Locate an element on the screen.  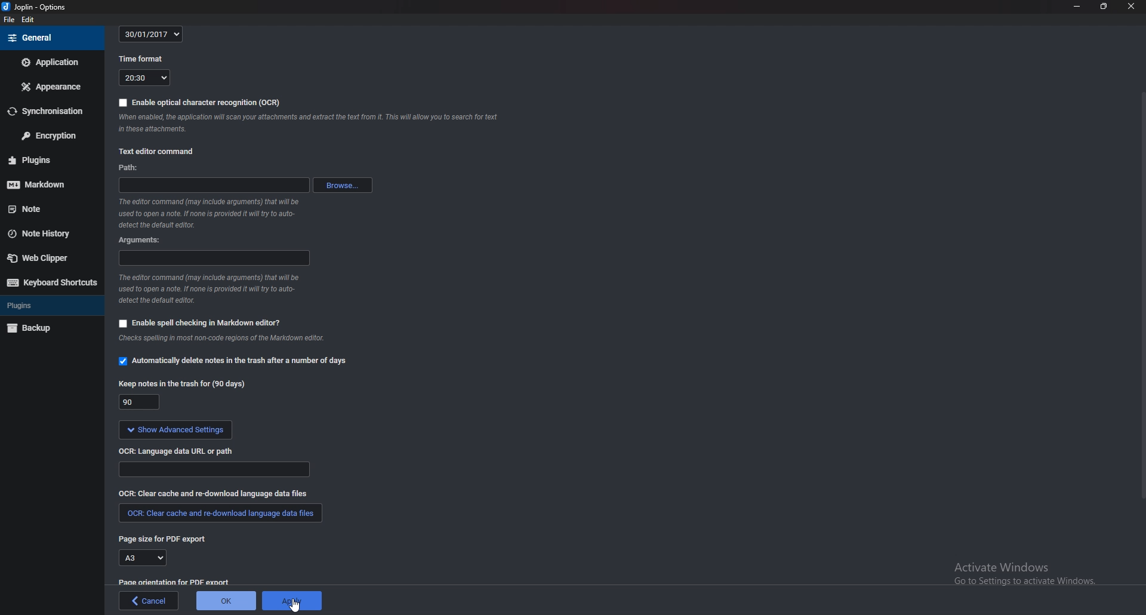
Note history is located at coordinates (46, 235).